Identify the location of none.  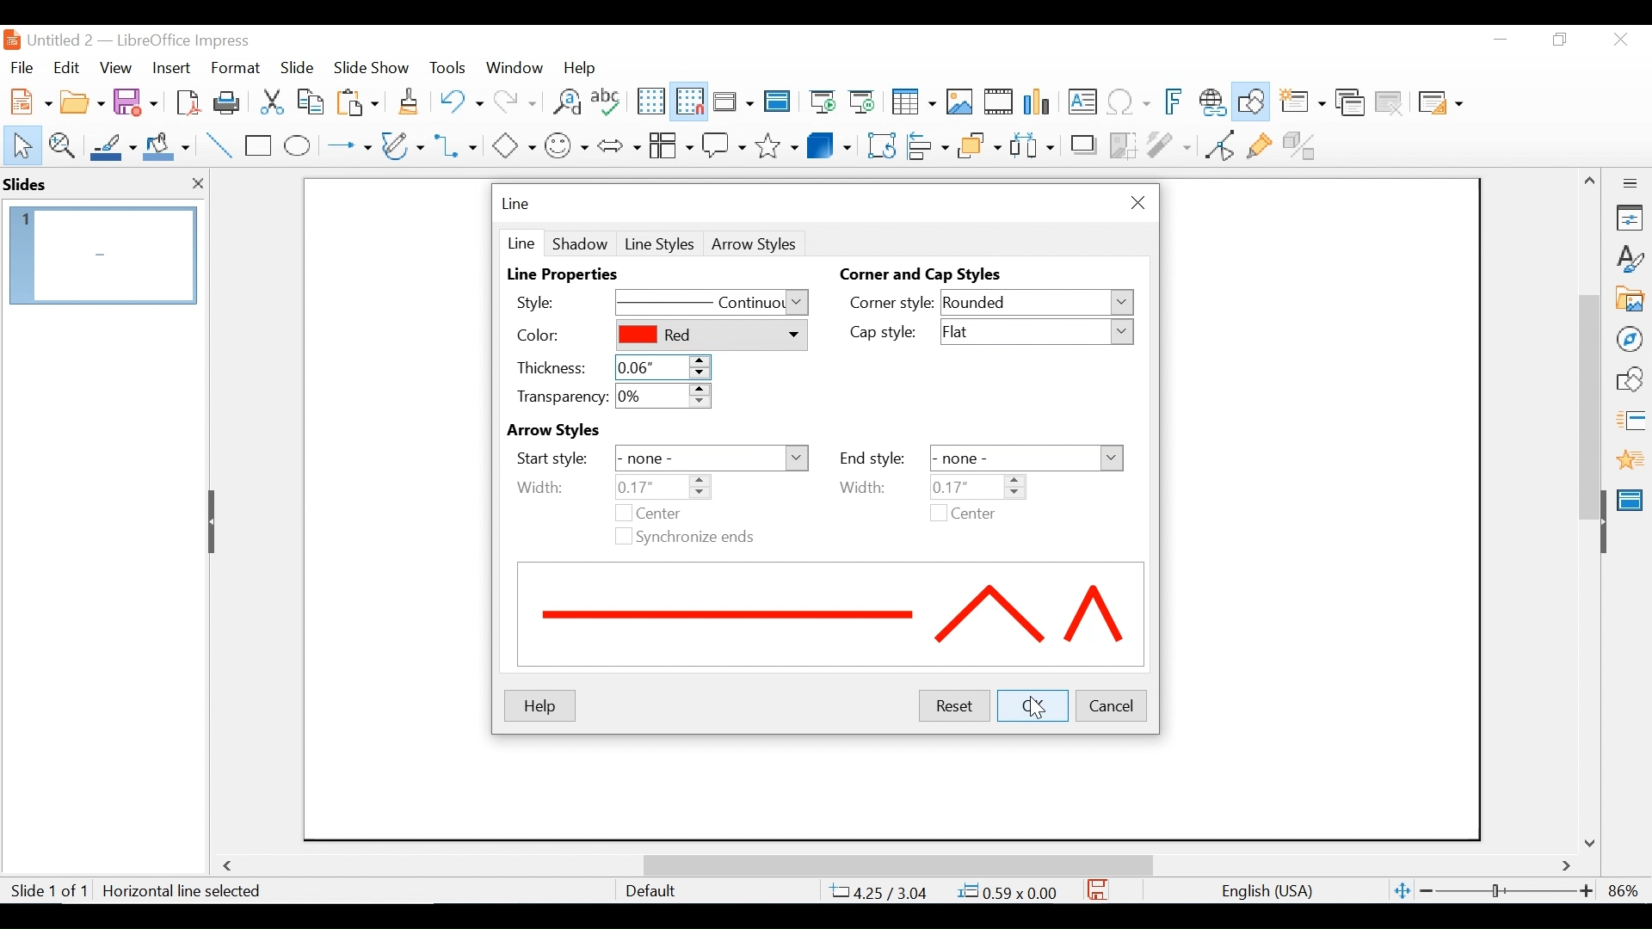
(712, 459).